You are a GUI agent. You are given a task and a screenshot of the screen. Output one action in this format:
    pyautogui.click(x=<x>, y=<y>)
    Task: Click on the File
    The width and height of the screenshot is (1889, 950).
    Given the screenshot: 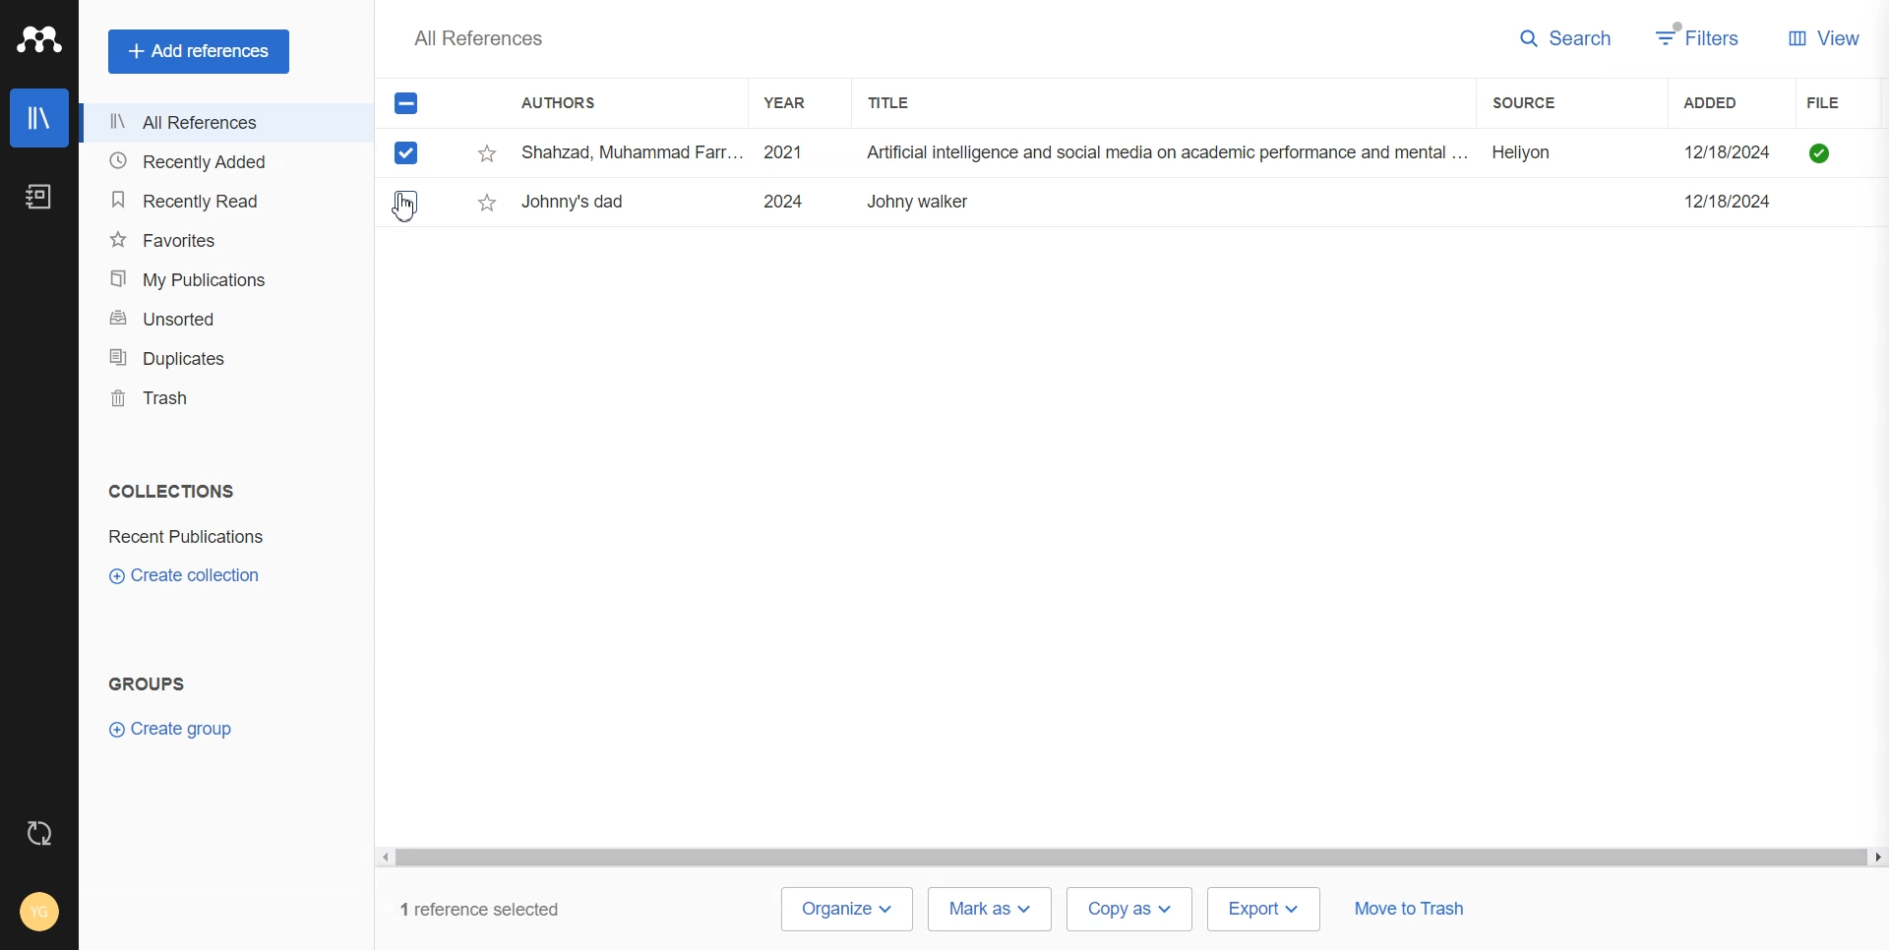 What is the action you would take?
    pyautogui.click(x=1847, y=103)
    